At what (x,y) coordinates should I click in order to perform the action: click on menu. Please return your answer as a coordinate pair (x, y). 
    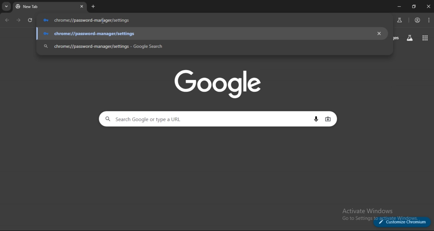
    Looking at the image, I should click on (430, 20).